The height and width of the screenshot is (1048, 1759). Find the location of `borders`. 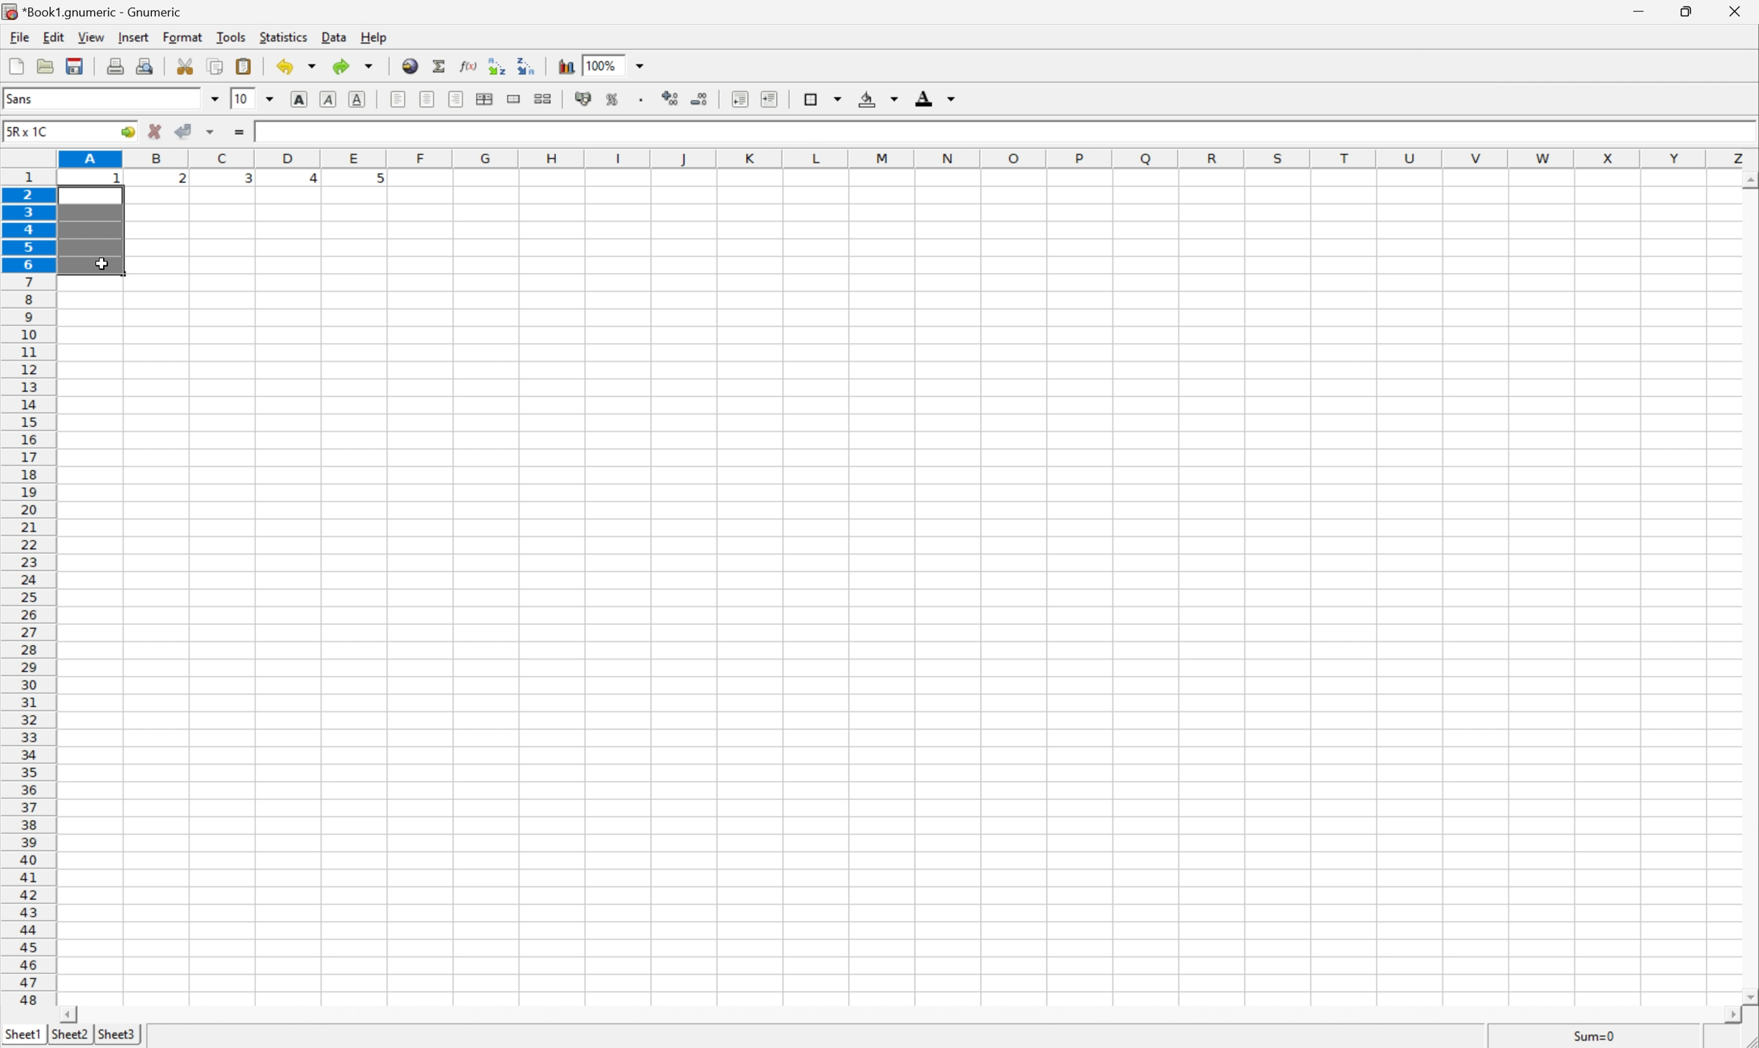

borders is located at coordinates (824, 97).